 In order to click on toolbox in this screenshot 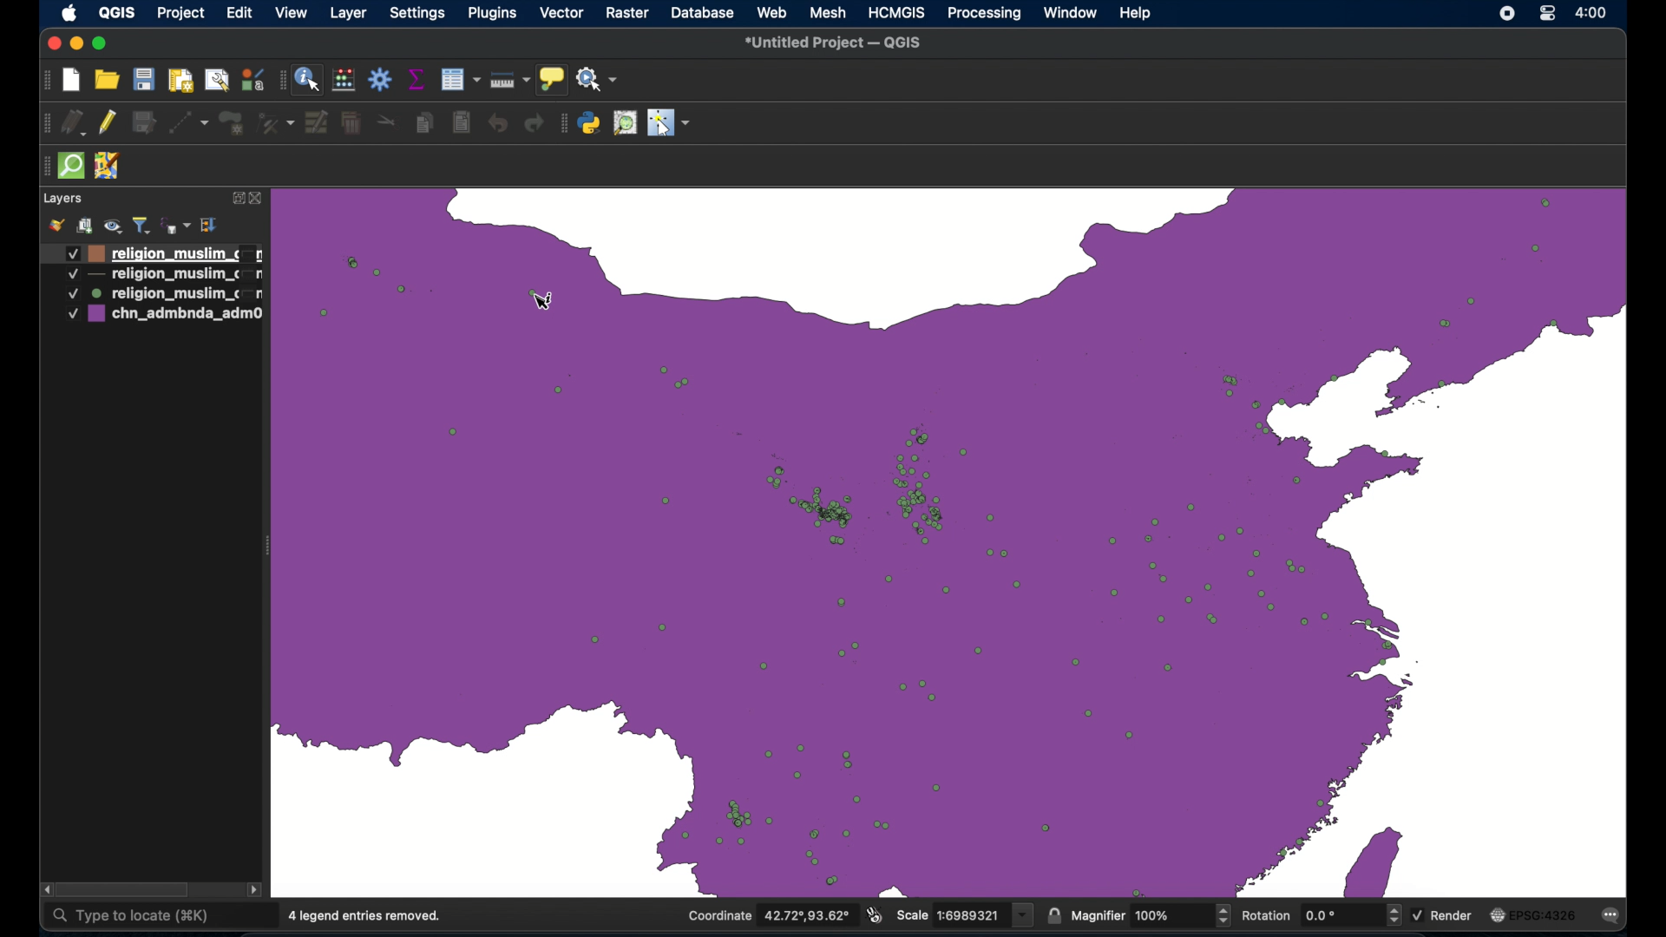, I will do `click(382, 81)`.